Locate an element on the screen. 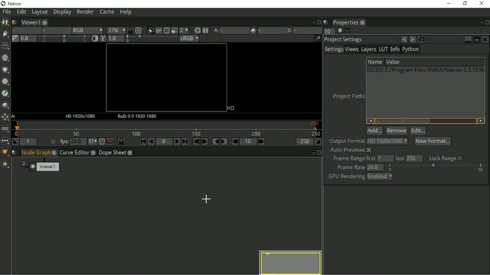 Image resolution: width=490 pixels, height=275 pixels. Auto contrast is located at coordinates (93, 39).